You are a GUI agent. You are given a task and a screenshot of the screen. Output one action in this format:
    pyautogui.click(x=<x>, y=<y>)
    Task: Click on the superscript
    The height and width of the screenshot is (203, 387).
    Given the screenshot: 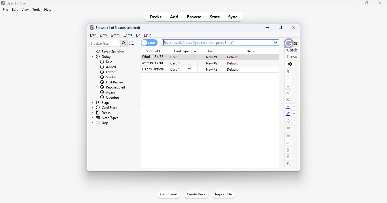 What is the action you would take?
    pyautogui.click(x=288, y=93)
    